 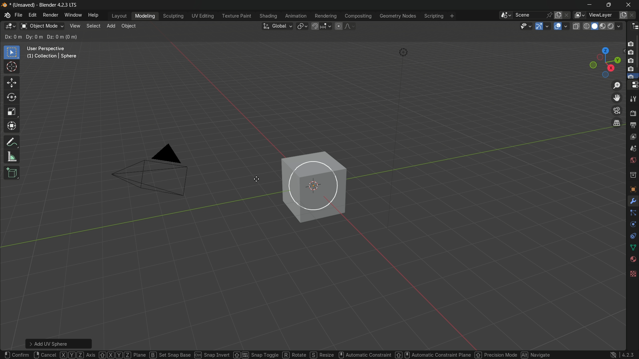 I want to click on proportional editing object, so click(x=338, y=26).